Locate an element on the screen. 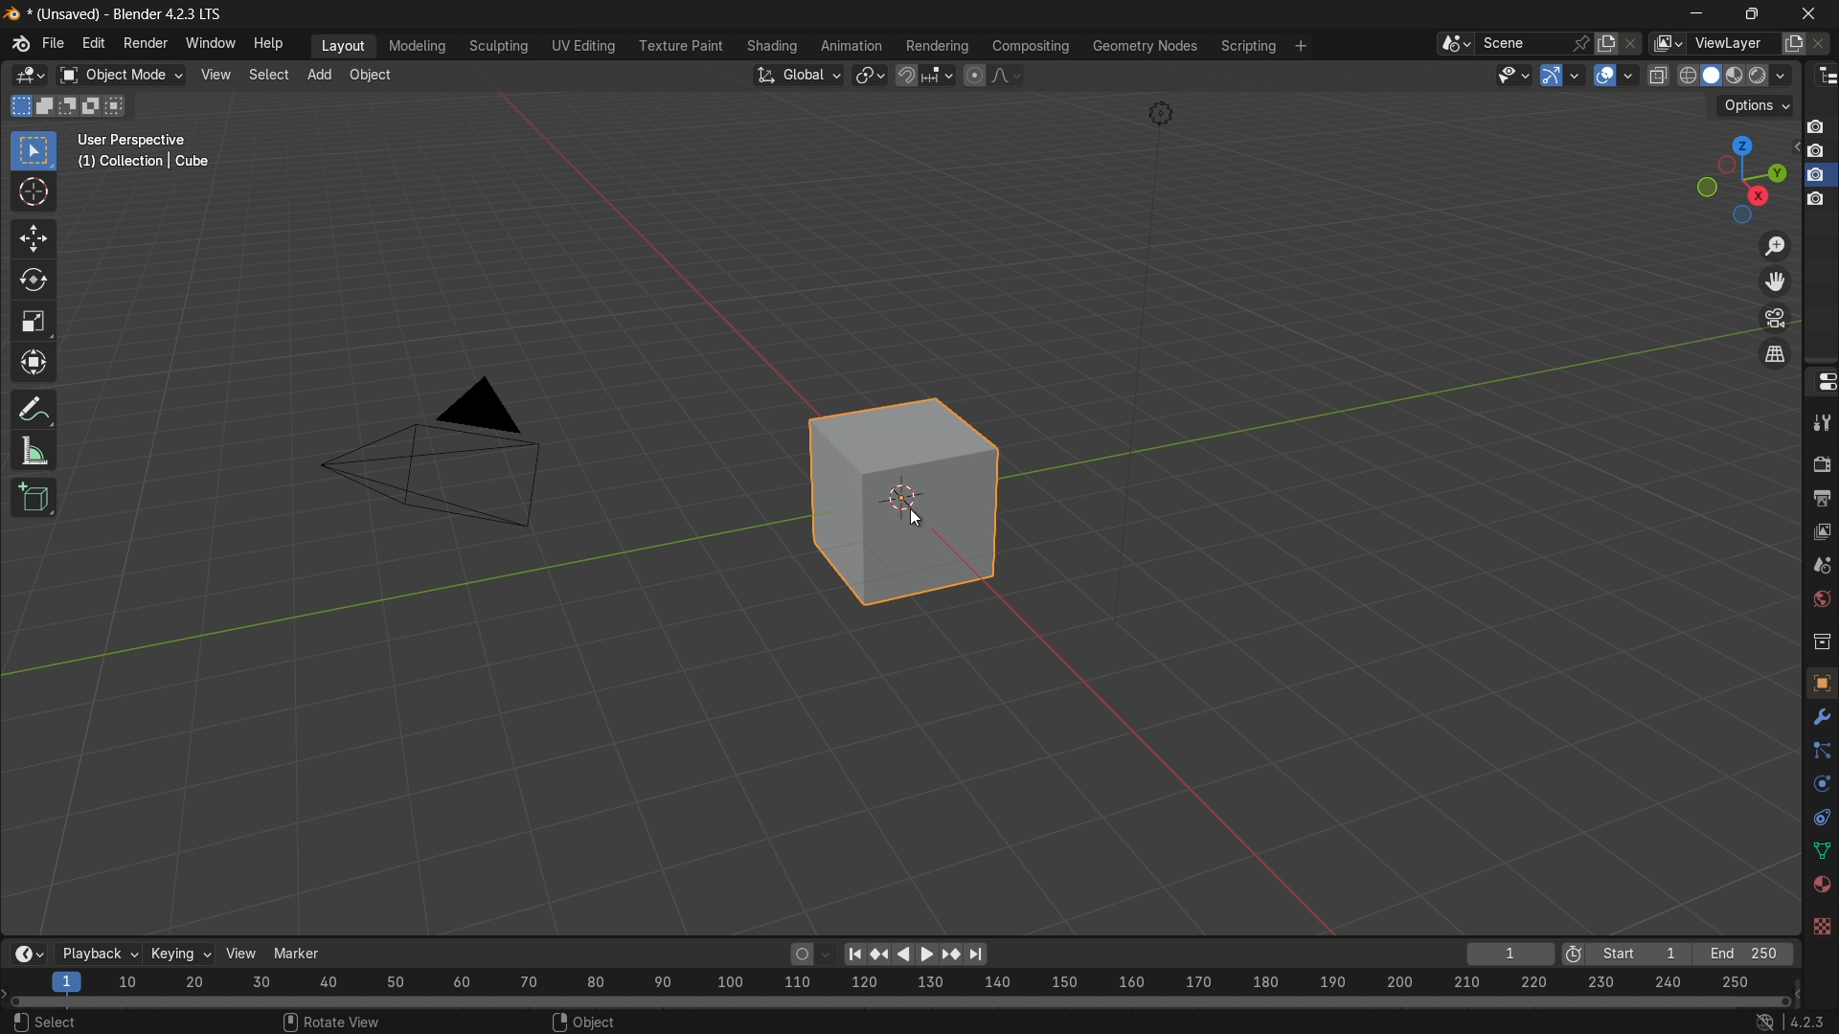 Image resolution: width=1839 pixels, height=1034 pixels. Icon4 is located at coordinates (1818, 203).